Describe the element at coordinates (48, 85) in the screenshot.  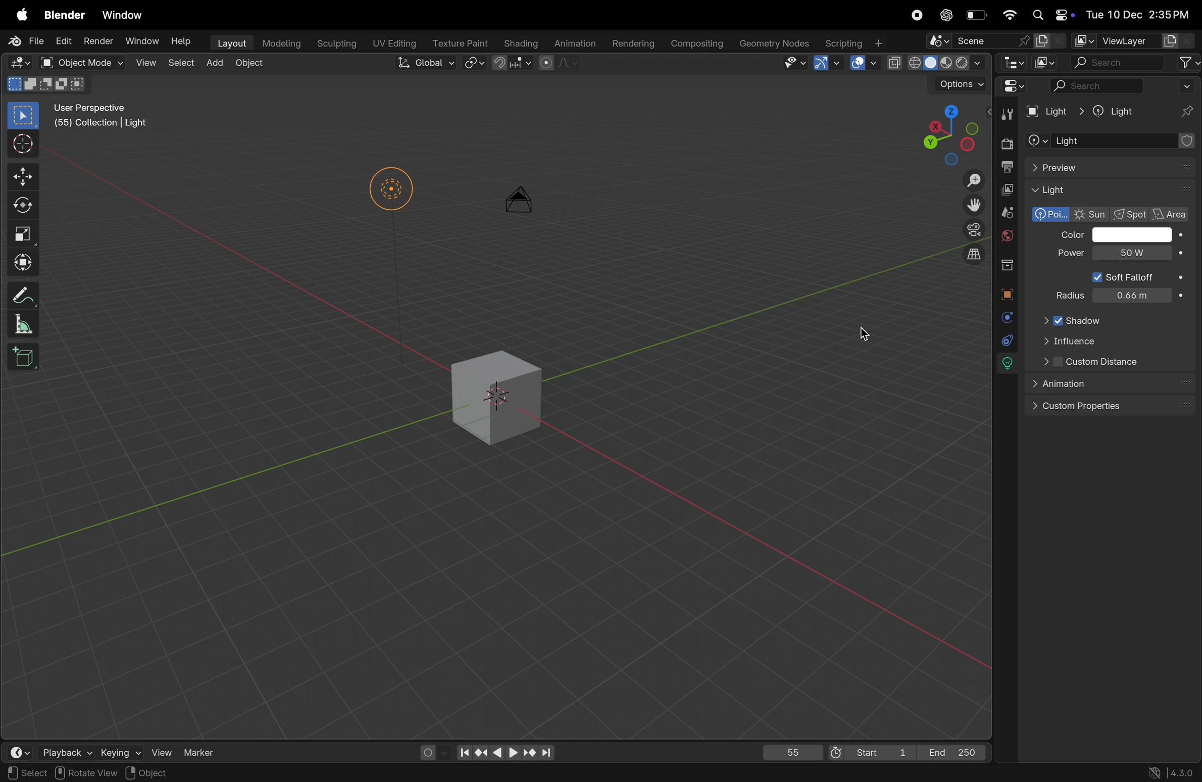
I see `modes` at that location.